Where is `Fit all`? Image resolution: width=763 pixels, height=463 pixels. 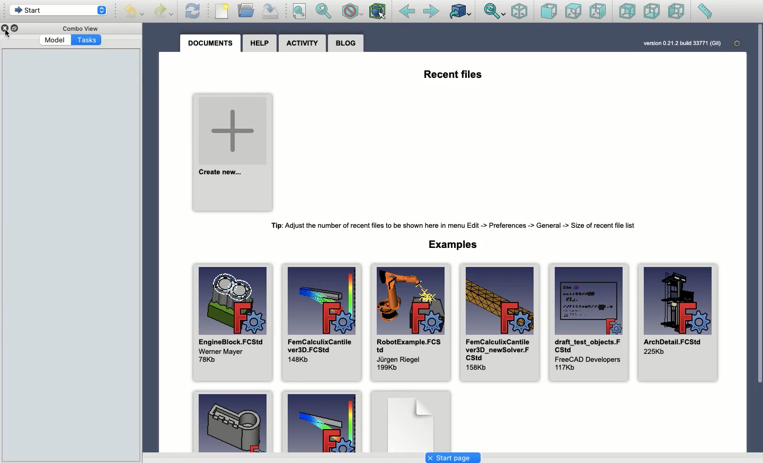
Fit all is located at coordinates (298, 11).